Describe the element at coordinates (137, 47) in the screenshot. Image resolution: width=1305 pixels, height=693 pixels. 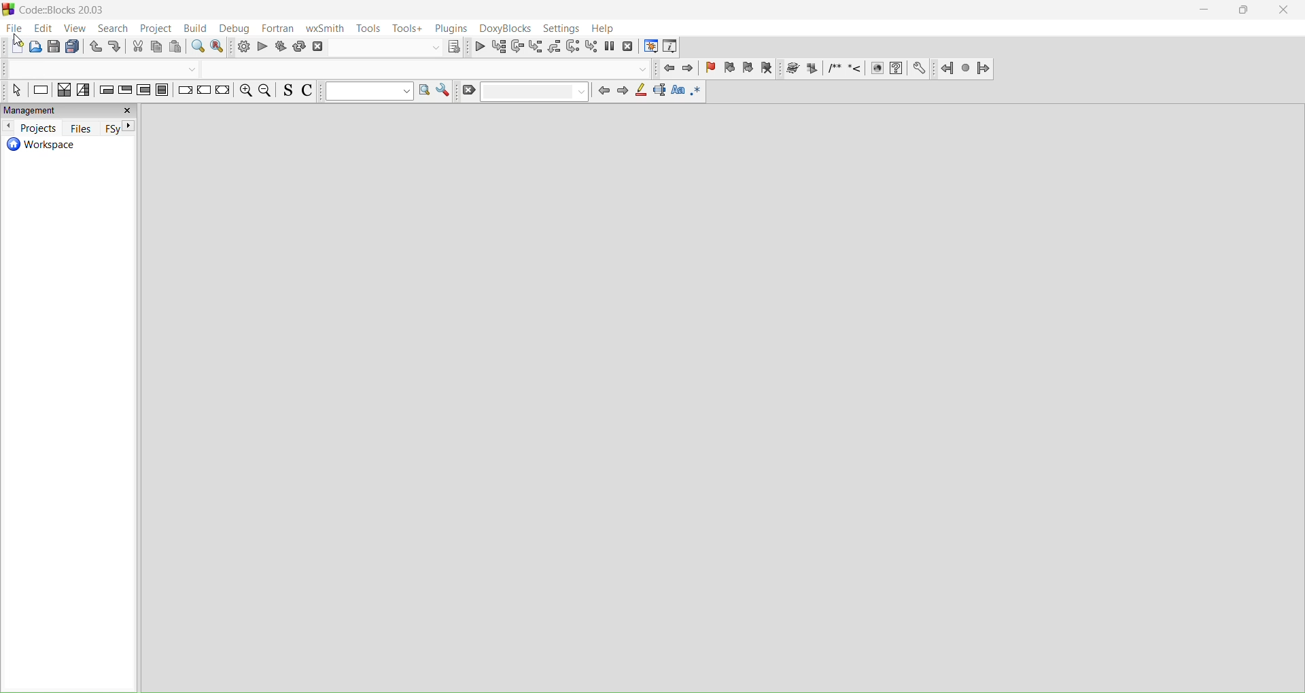
I see `cut` at that location.